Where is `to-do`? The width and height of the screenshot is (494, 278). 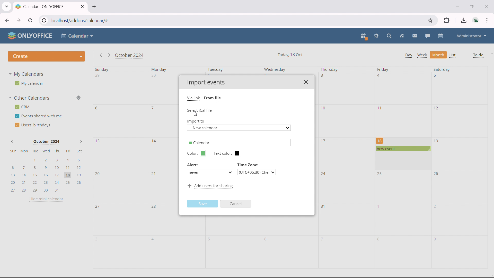
to-do is located at coordinates (478, 55).